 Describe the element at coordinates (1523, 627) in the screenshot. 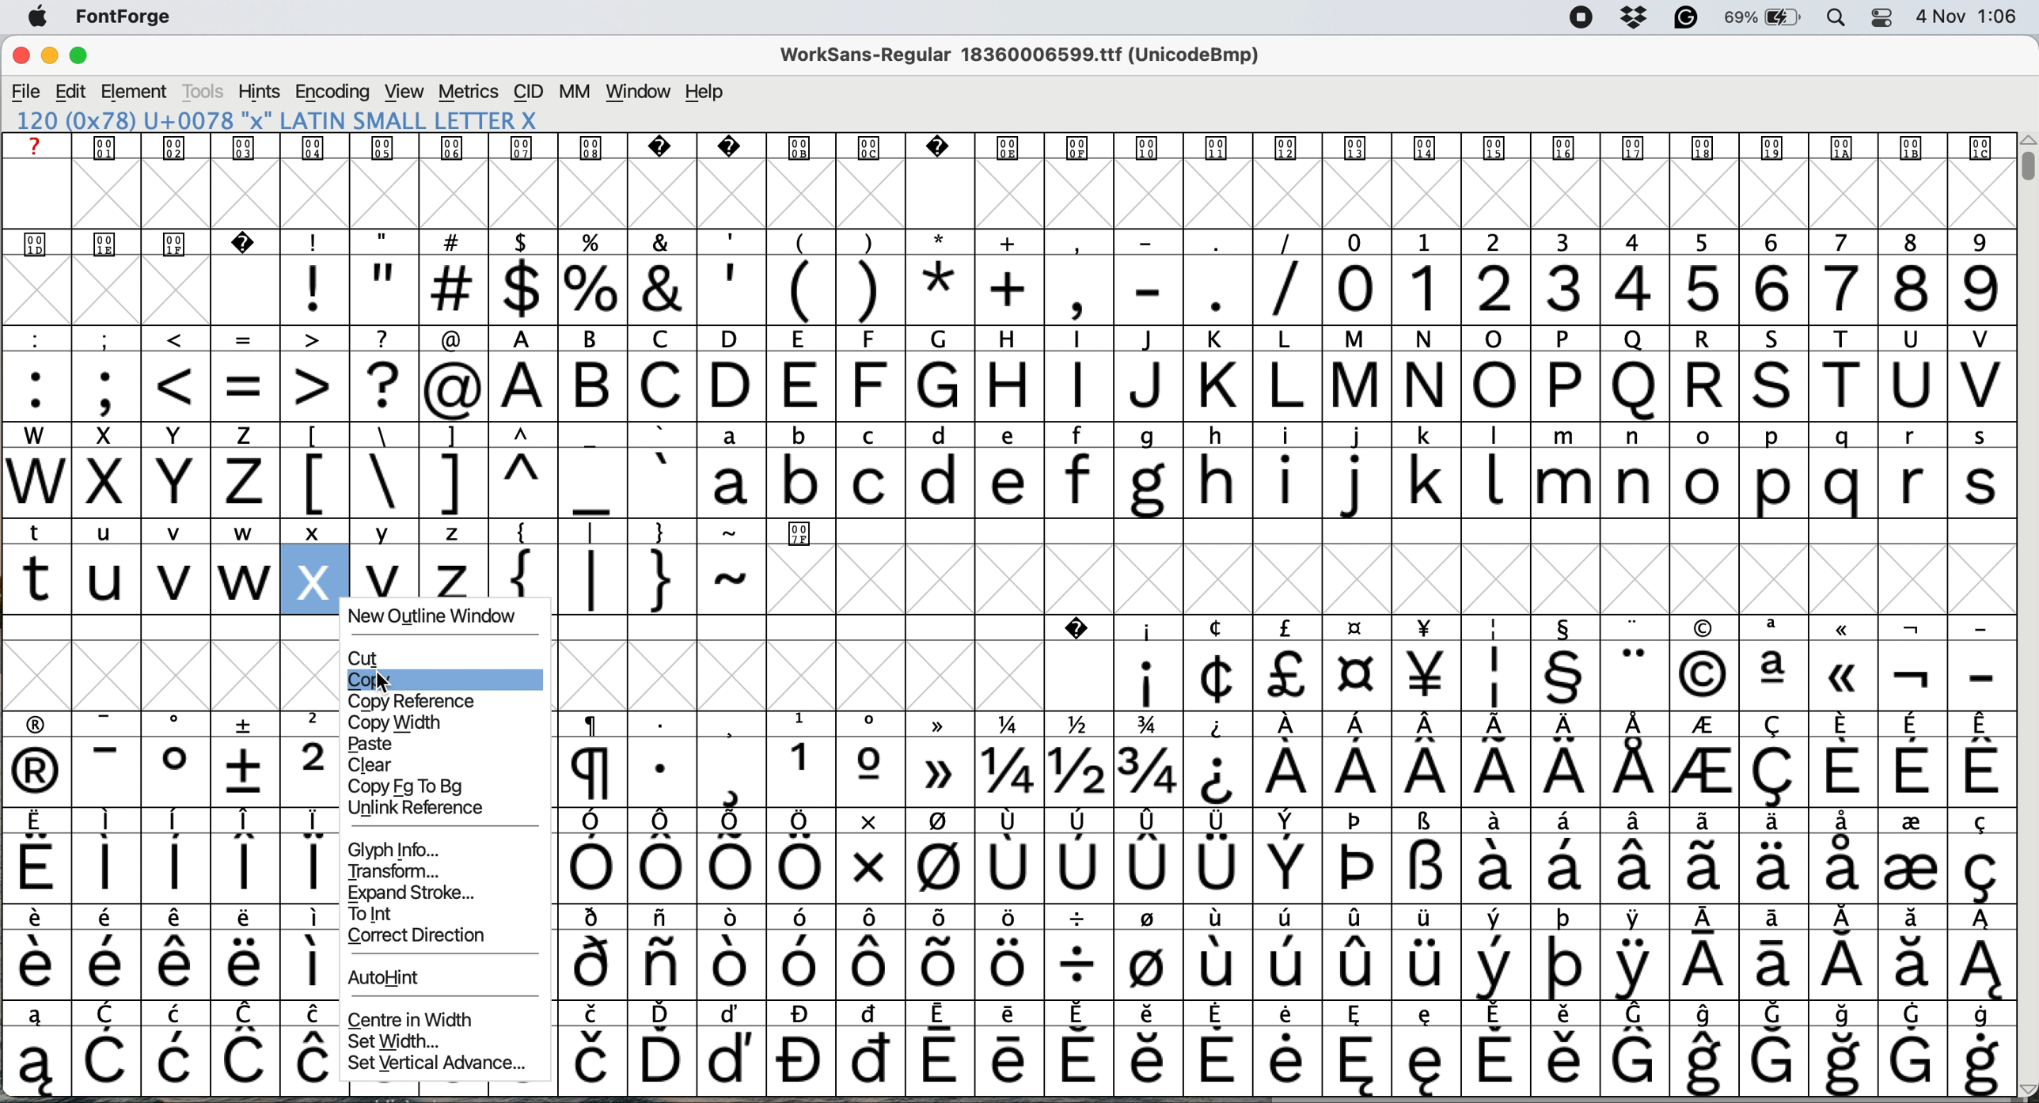

I see `special characters` at that location.